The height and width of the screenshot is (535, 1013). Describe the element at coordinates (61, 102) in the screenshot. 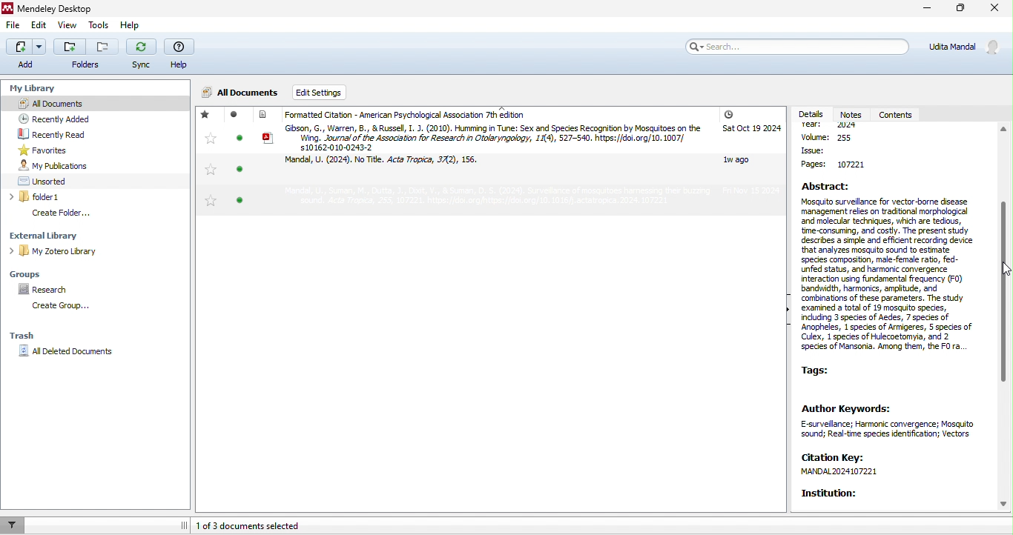

I see `all documents` at that location.